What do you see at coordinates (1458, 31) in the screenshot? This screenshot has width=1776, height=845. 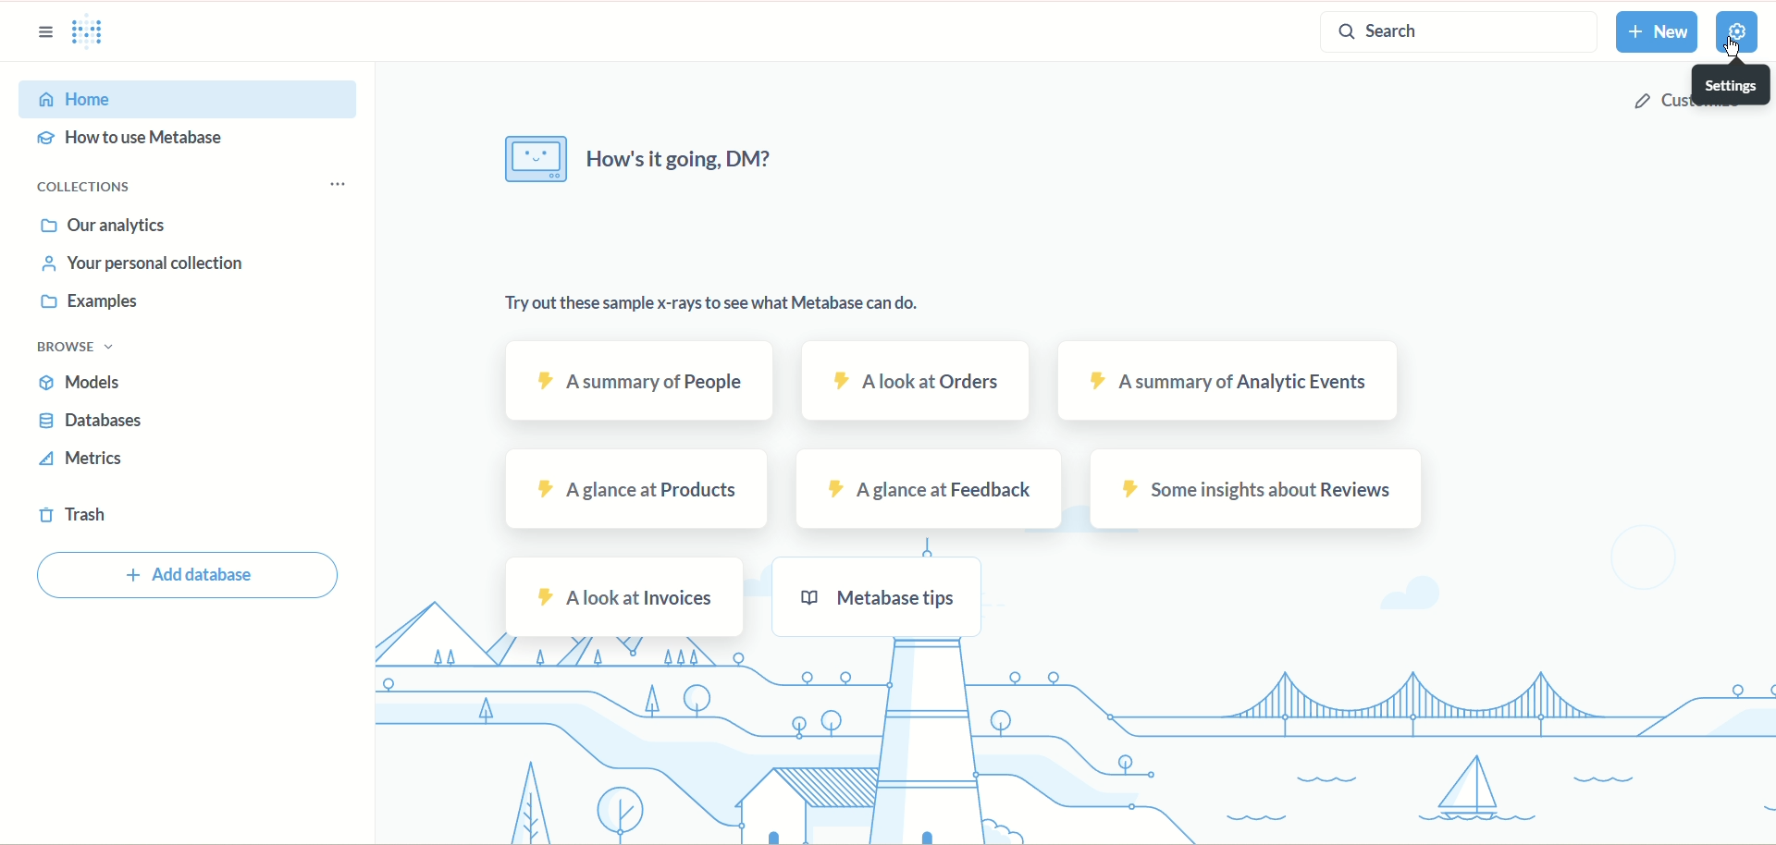 I see `search` at bounding box center [1458, 31].